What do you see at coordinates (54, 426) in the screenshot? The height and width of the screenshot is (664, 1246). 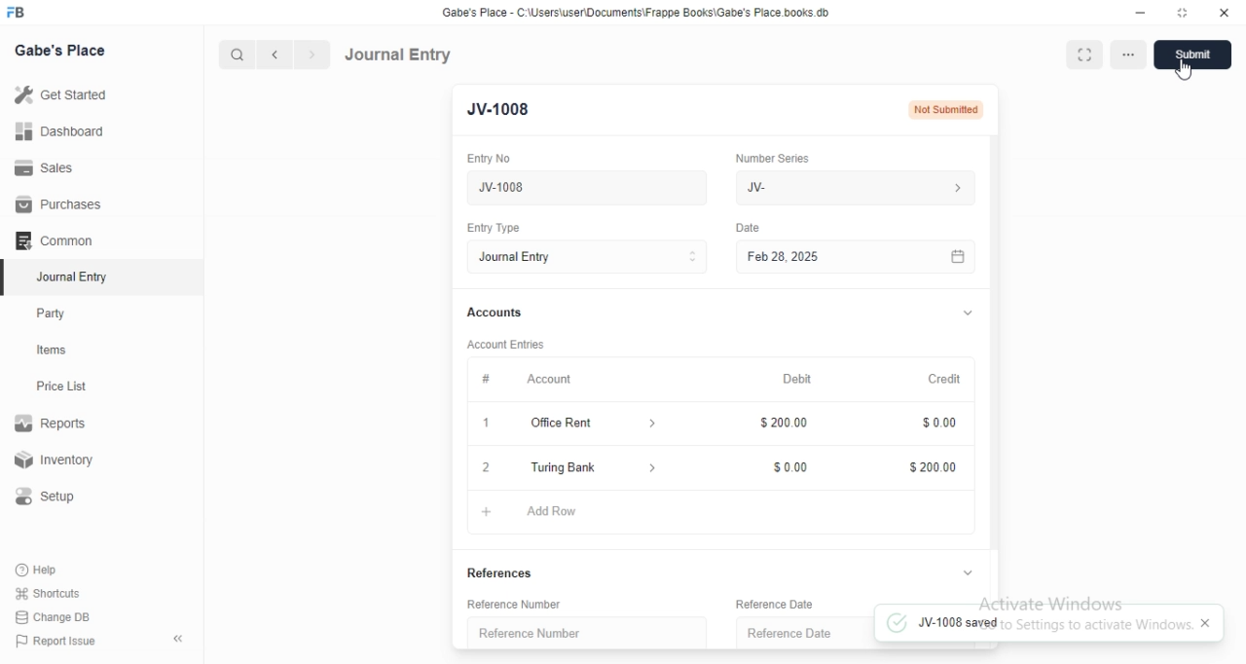 I see `Reports.` at bounding box center [54, 426].